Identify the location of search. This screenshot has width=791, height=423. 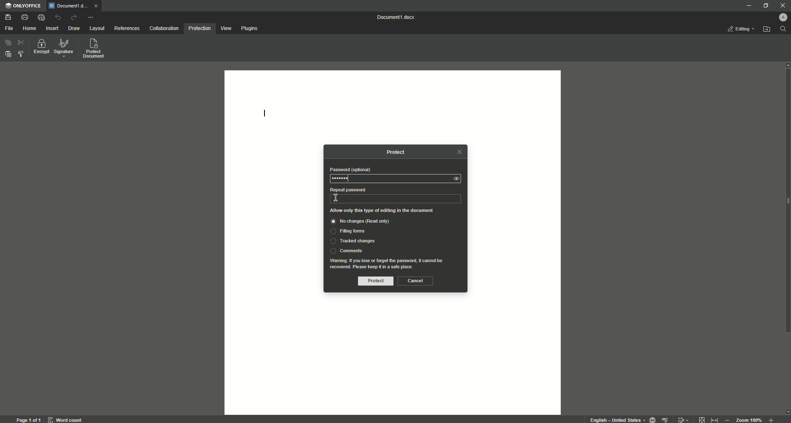
(784, 29).